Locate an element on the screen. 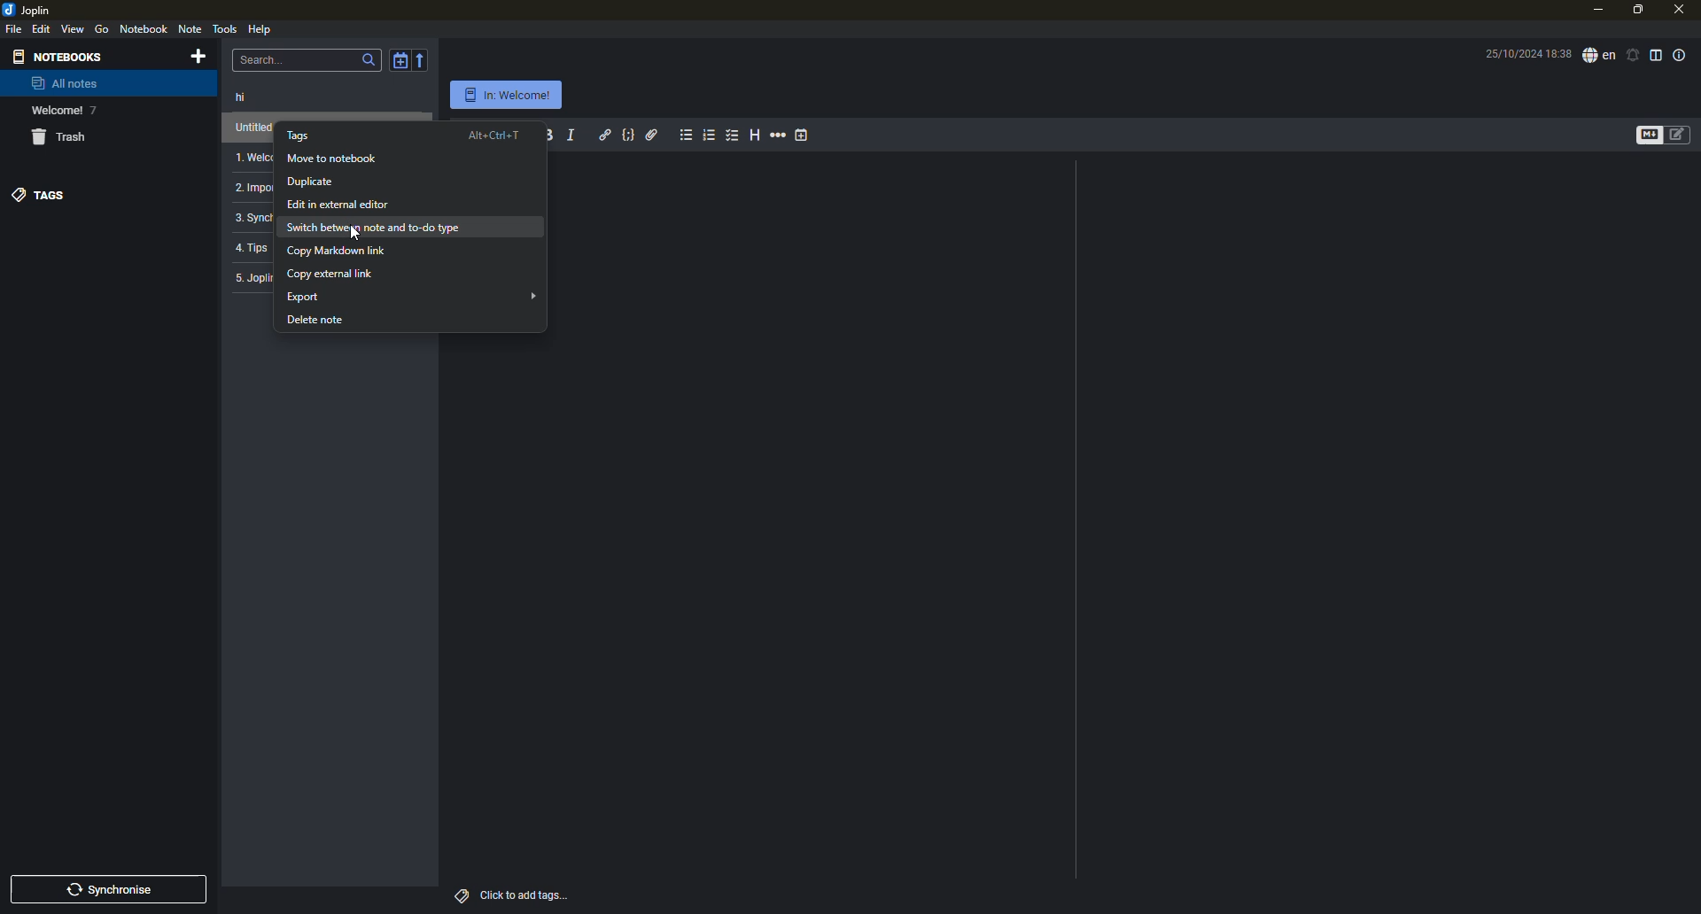  maximize is located at coordinates (1637, 11).